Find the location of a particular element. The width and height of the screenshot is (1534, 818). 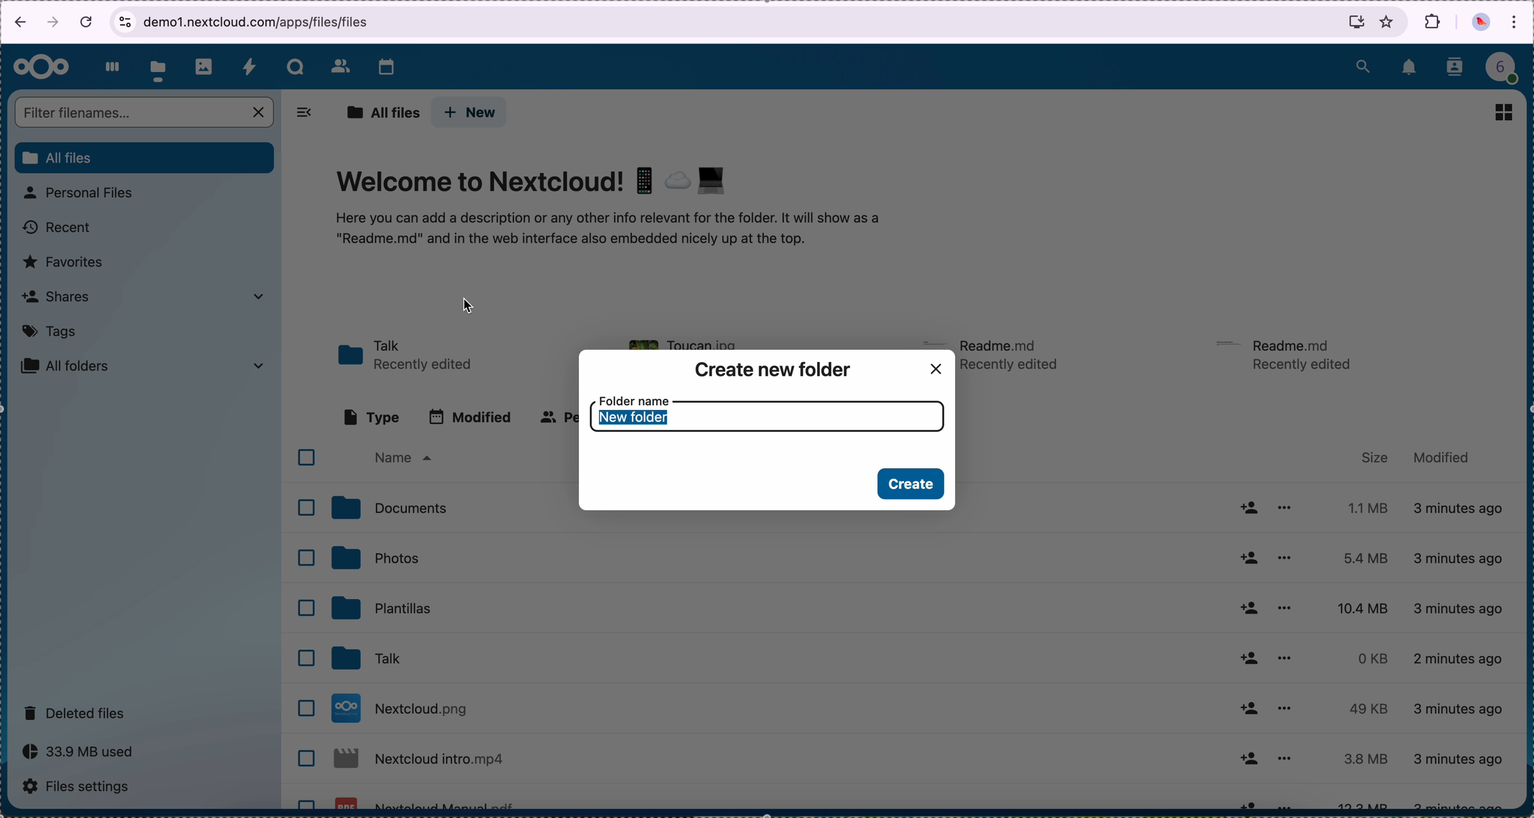

personal files is located at coordinates (82, 193).